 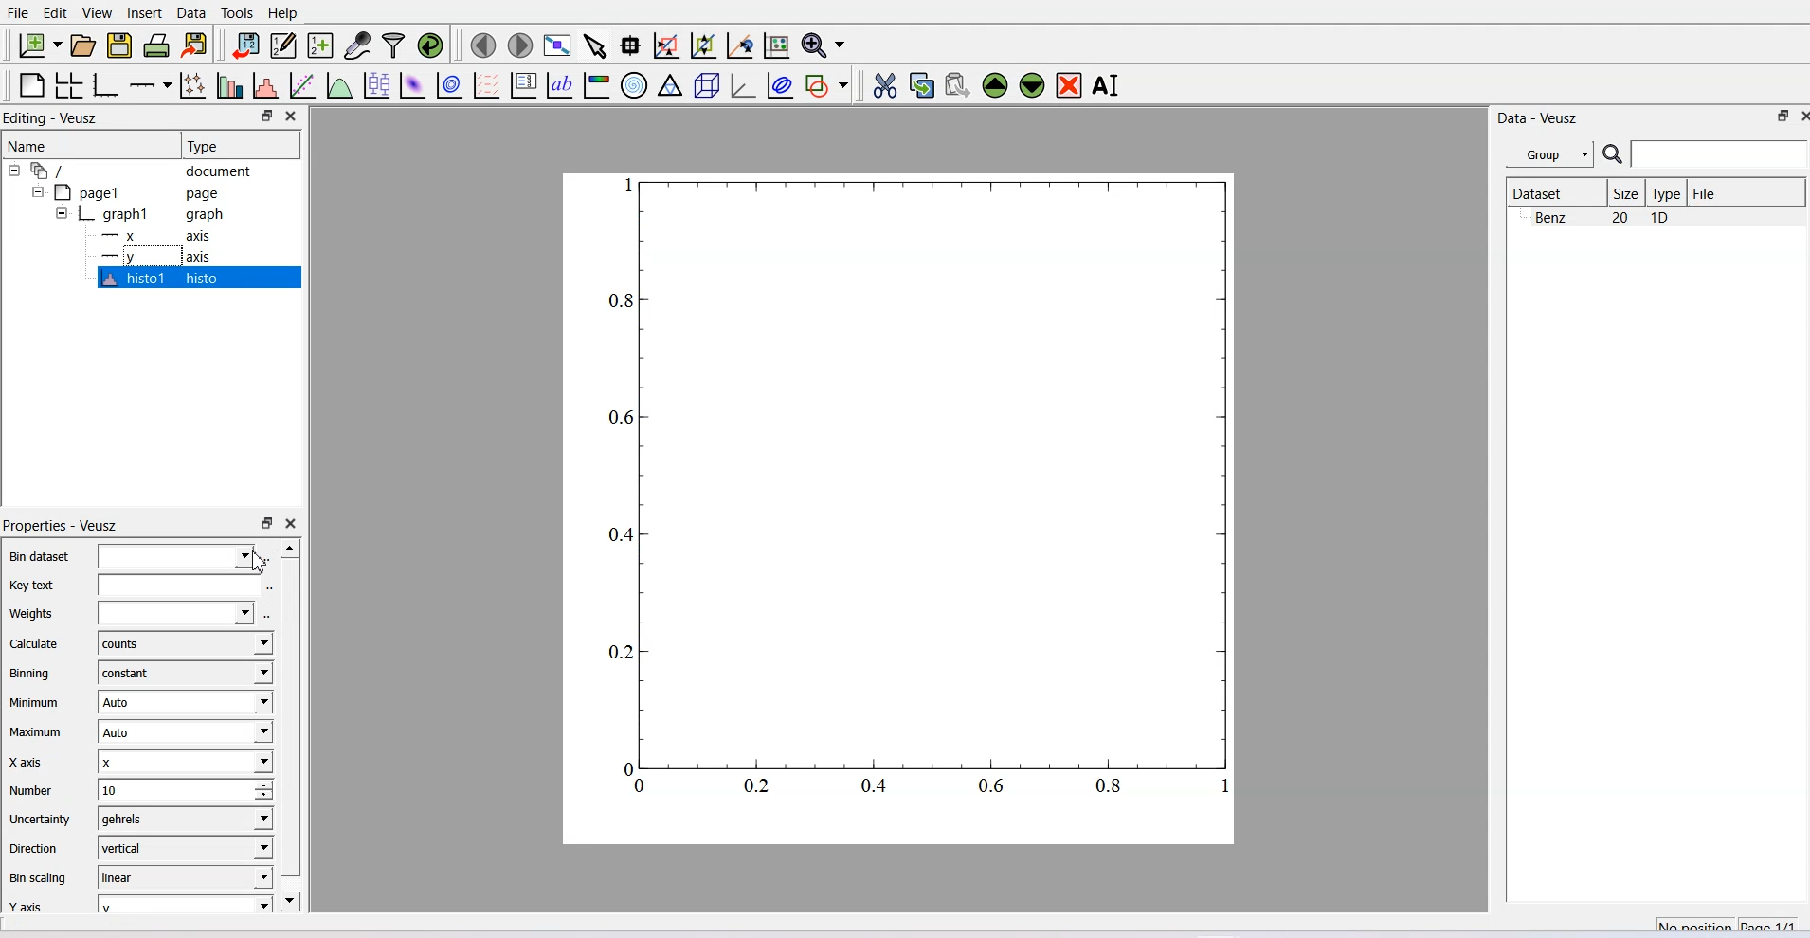 I want to click on Filter Data, so click(x=395, y=45).